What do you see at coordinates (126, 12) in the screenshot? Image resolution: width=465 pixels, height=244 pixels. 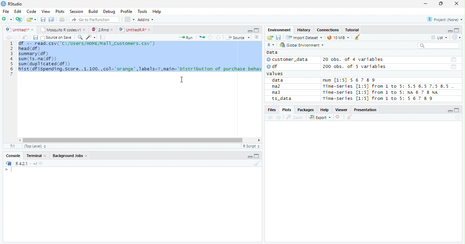 I see `Profile` at bounding box center [126, 12].